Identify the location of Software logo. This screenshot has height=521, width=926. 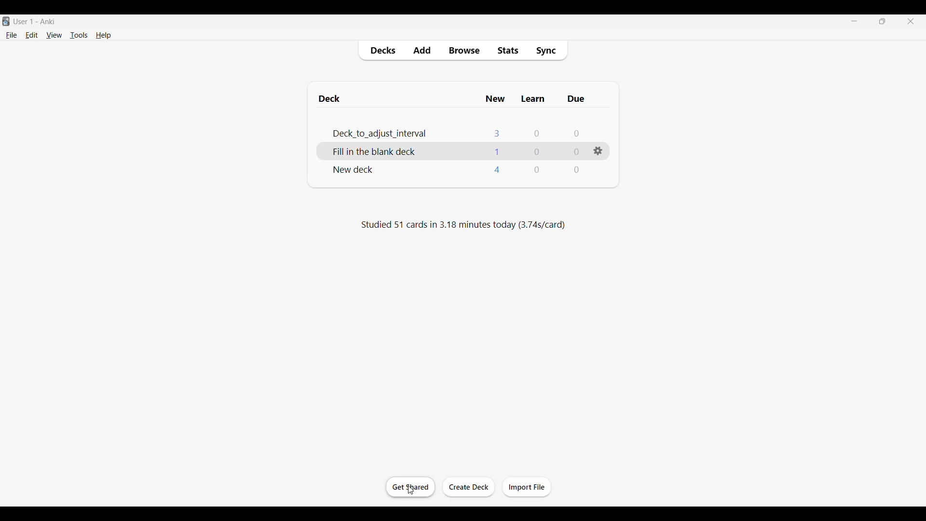
(6, 21).